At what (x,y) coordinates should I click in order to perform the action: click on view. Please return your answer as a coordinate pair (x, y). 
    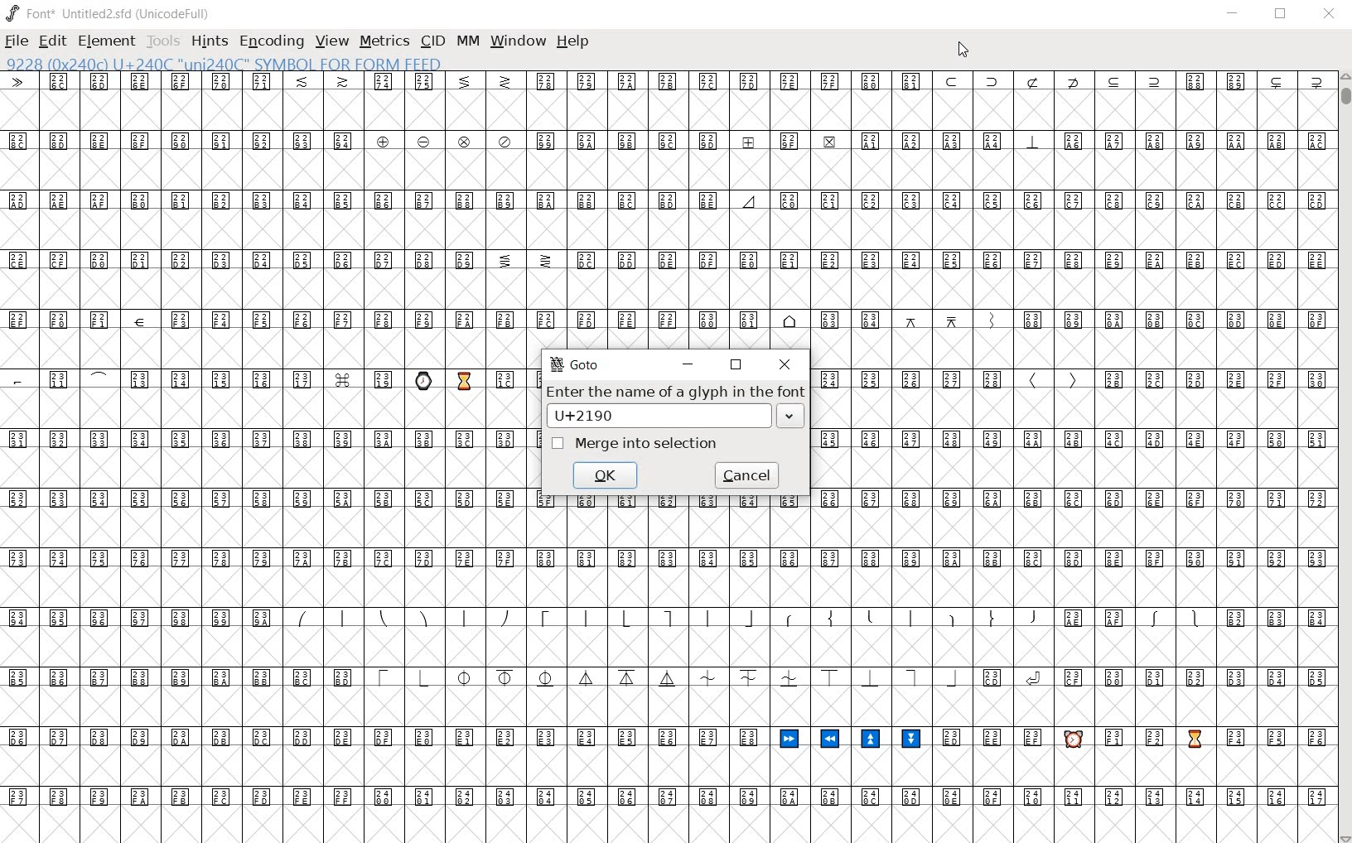
    Looking at the image, I should click on (333, 41).